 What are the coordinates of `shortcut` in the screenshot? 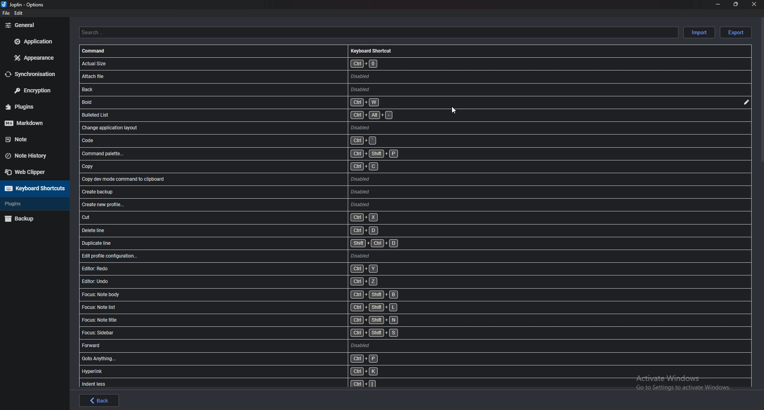 It's located at (260, 269).